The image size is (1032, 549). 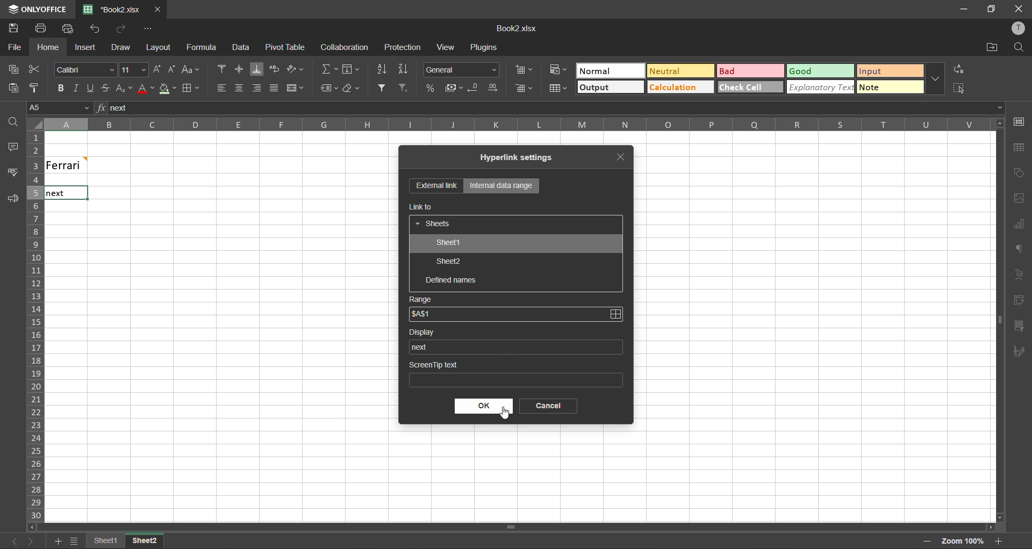 I want to click on plugins, so click(x=484, y=49).